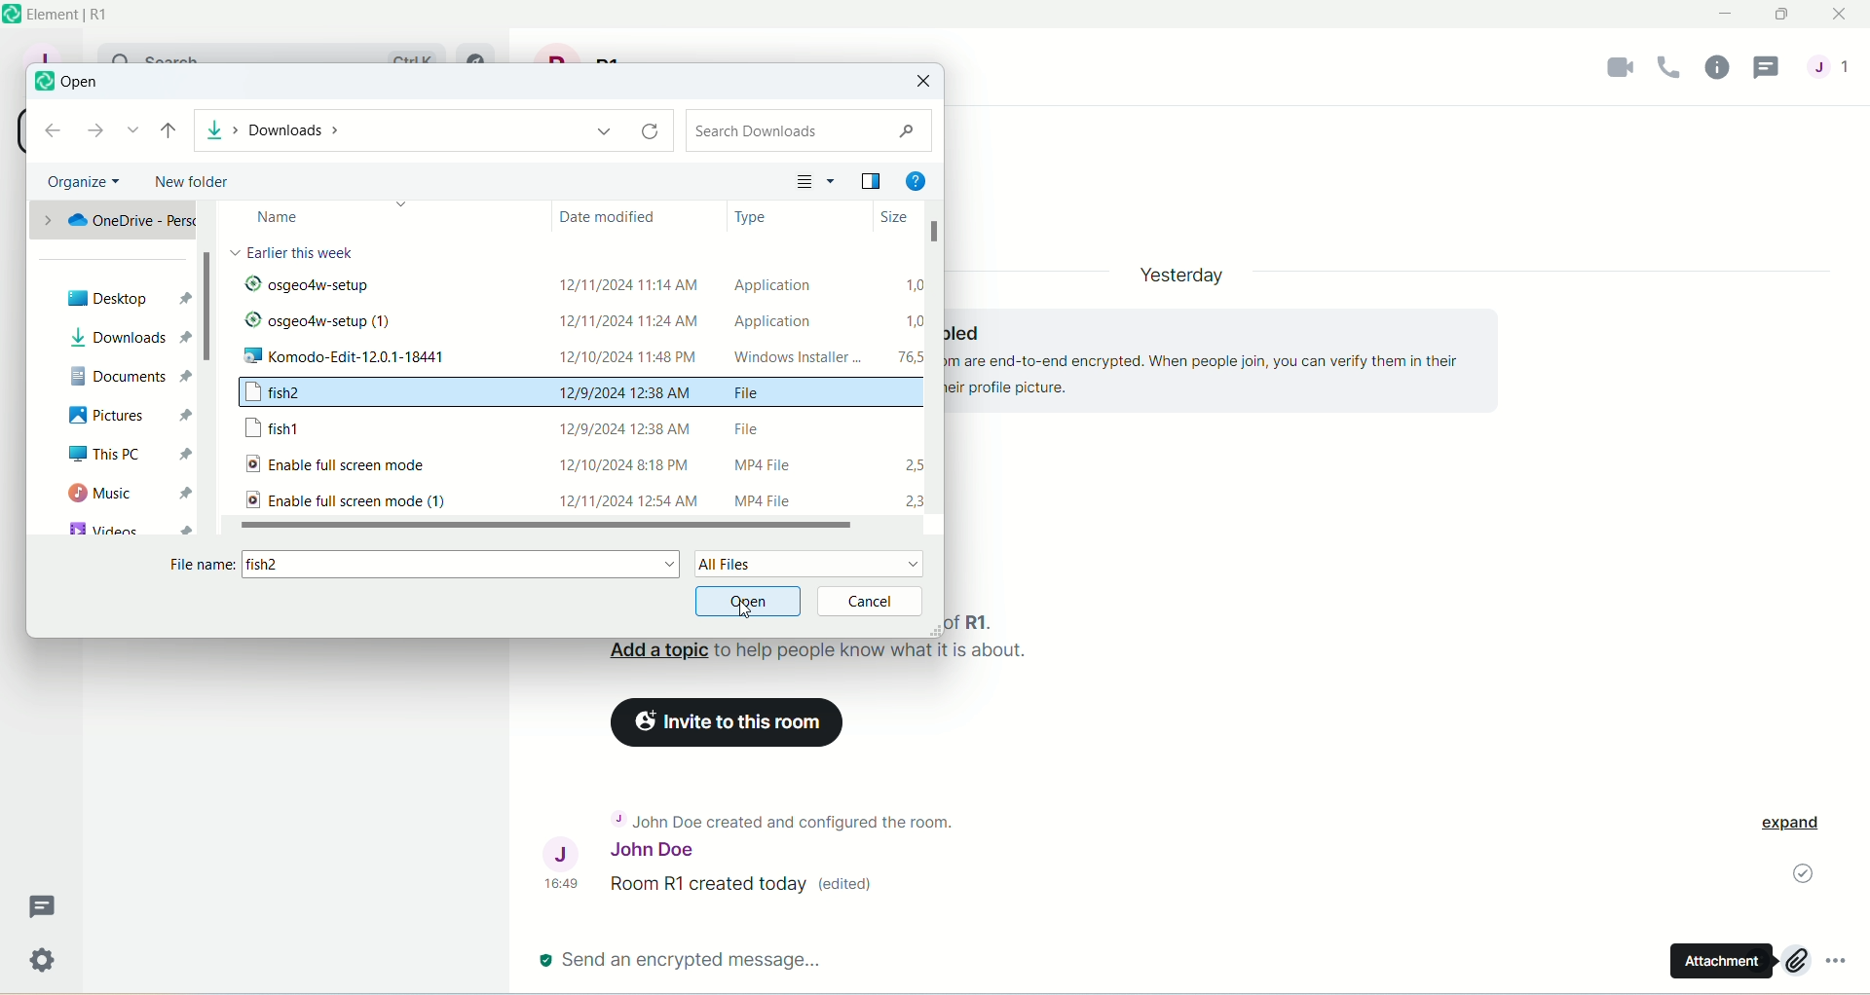  Describe the element at coordinates (751, 609) in the screenshot. I see `cursor` at that location.